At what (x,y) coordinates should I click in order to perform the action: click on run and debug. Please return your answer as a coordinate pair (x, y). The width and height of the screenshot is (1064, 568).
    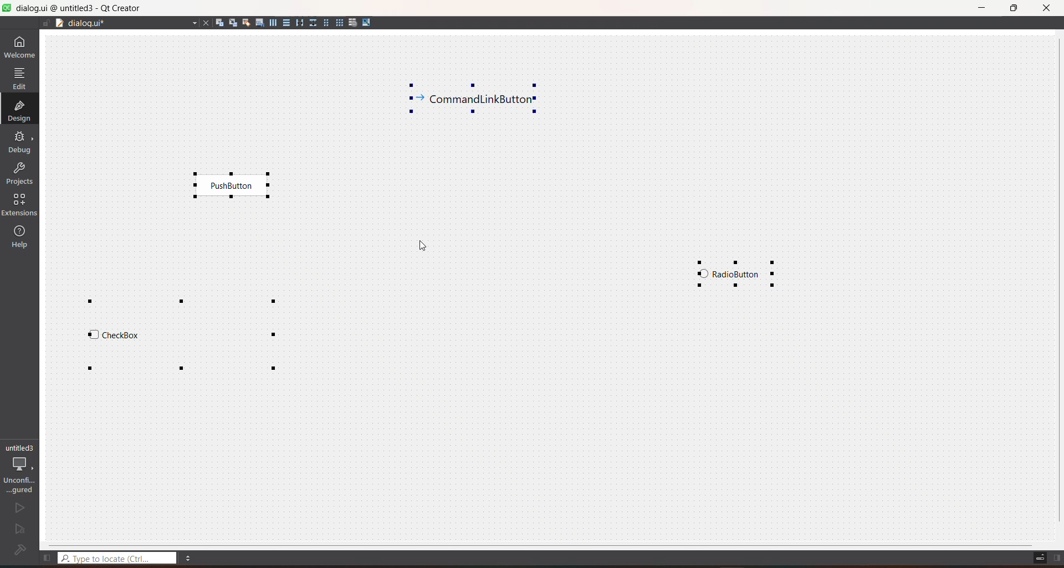
    Looking at the image, I should click on (19, 530).